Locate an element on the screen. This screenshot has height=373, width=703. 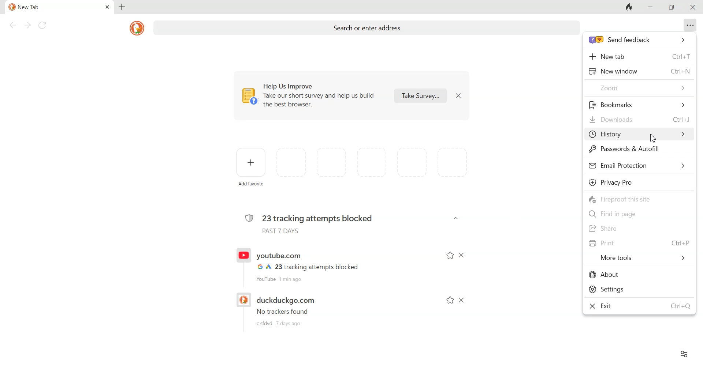
New tab is located at coordinates (639, 57).